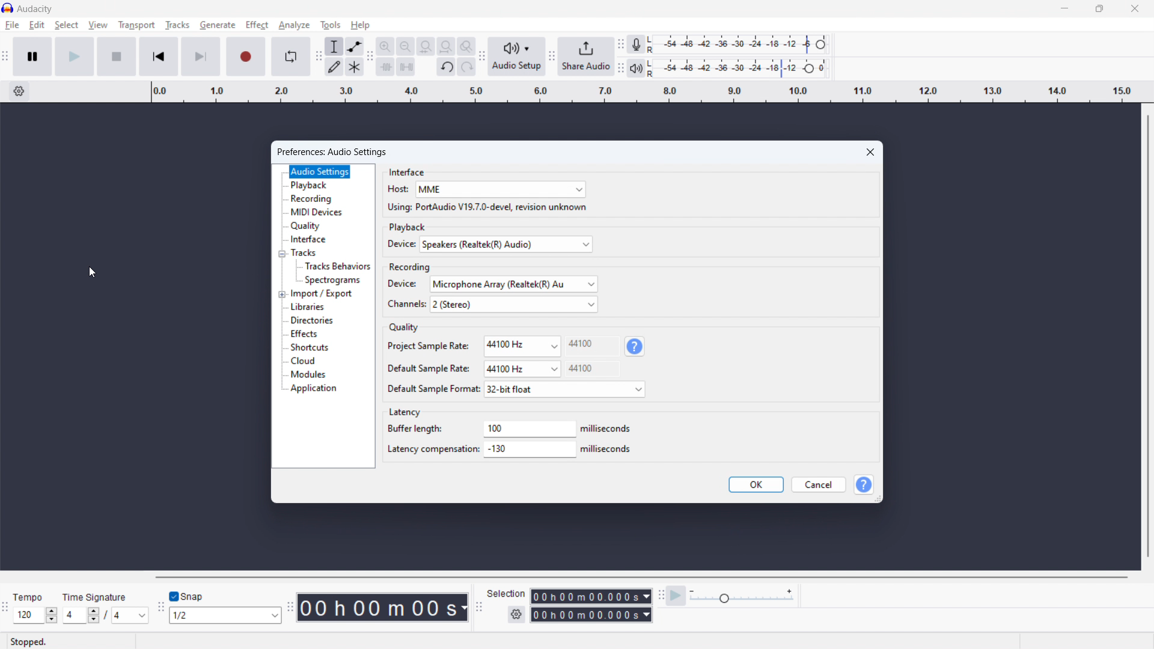 This screenshot has height=649, width=1154. What do you see at coordinates (312, 198) in the screenshot?
I see `recording` at bounding box center [312, 198].